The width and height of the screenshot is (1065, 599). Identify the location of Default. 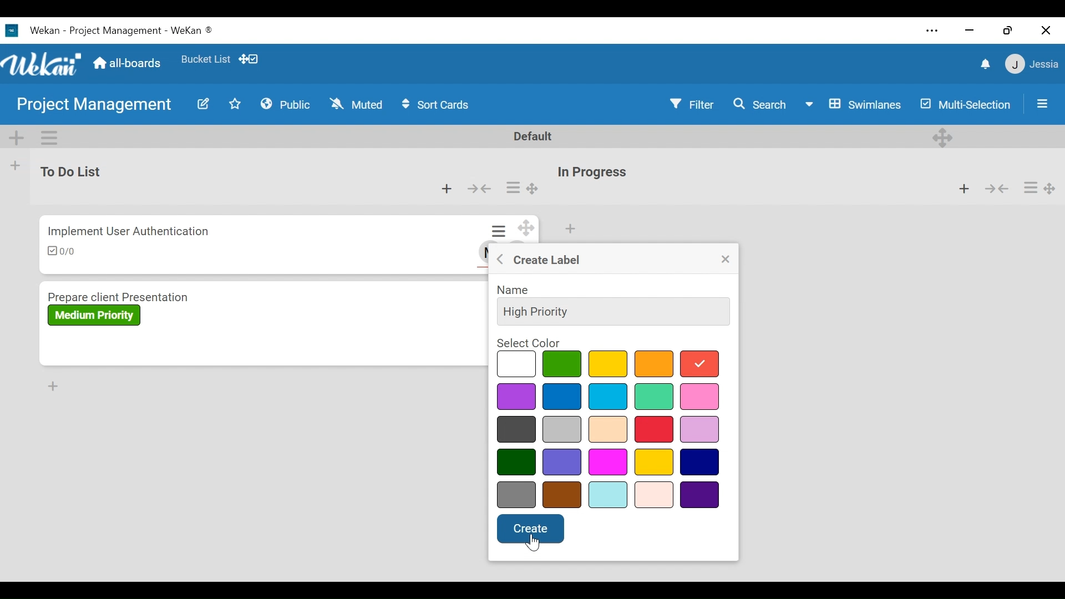
(535, 136).